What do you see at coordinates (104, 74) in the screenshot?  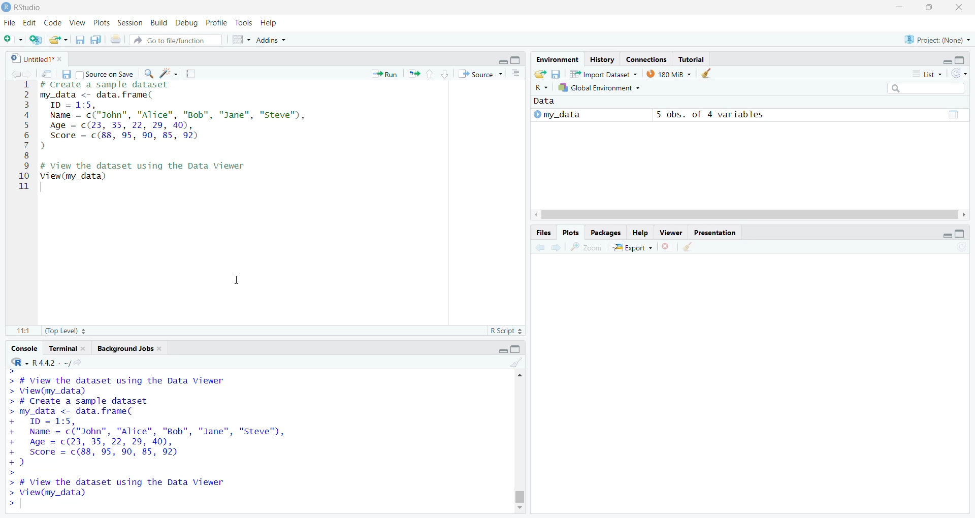 I see `Source on save` at bounding box center [104, 74].